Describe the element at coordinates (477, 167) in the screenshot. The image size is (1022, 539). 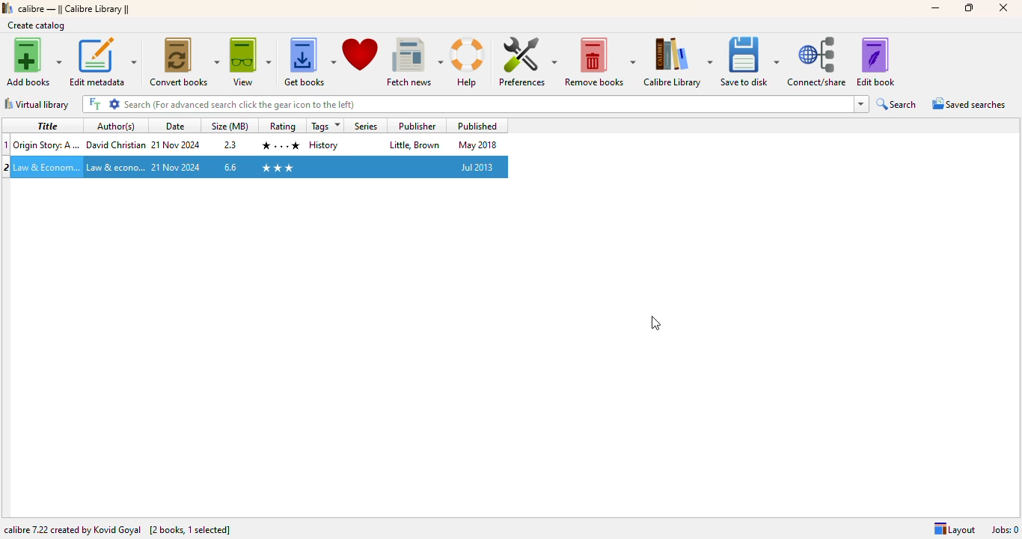
I see `published` at that location.